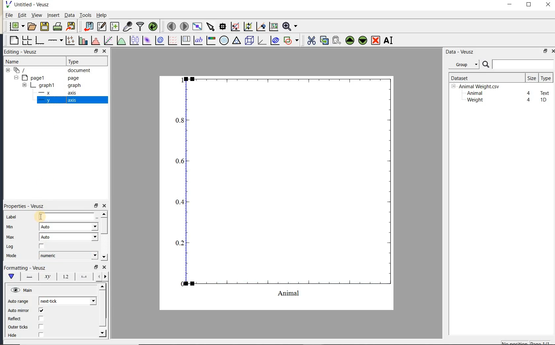 This screenshot has height=345, width=555. I want to click on Label, so click(12, 217).